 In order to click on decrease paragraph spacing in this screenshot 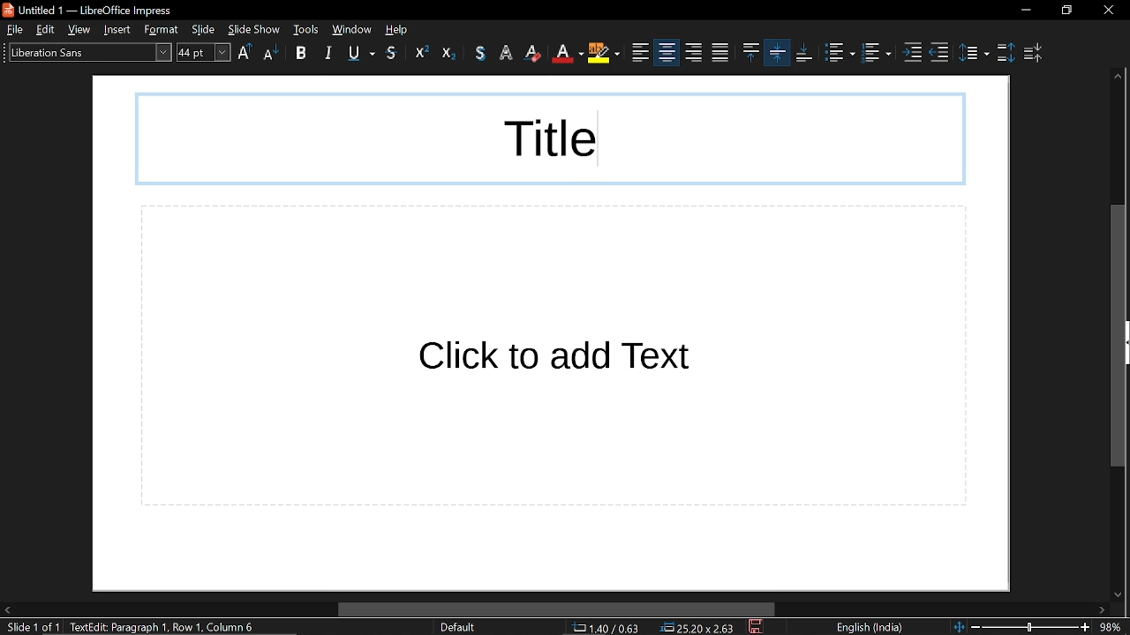, I will do `click(1036, 53)`.